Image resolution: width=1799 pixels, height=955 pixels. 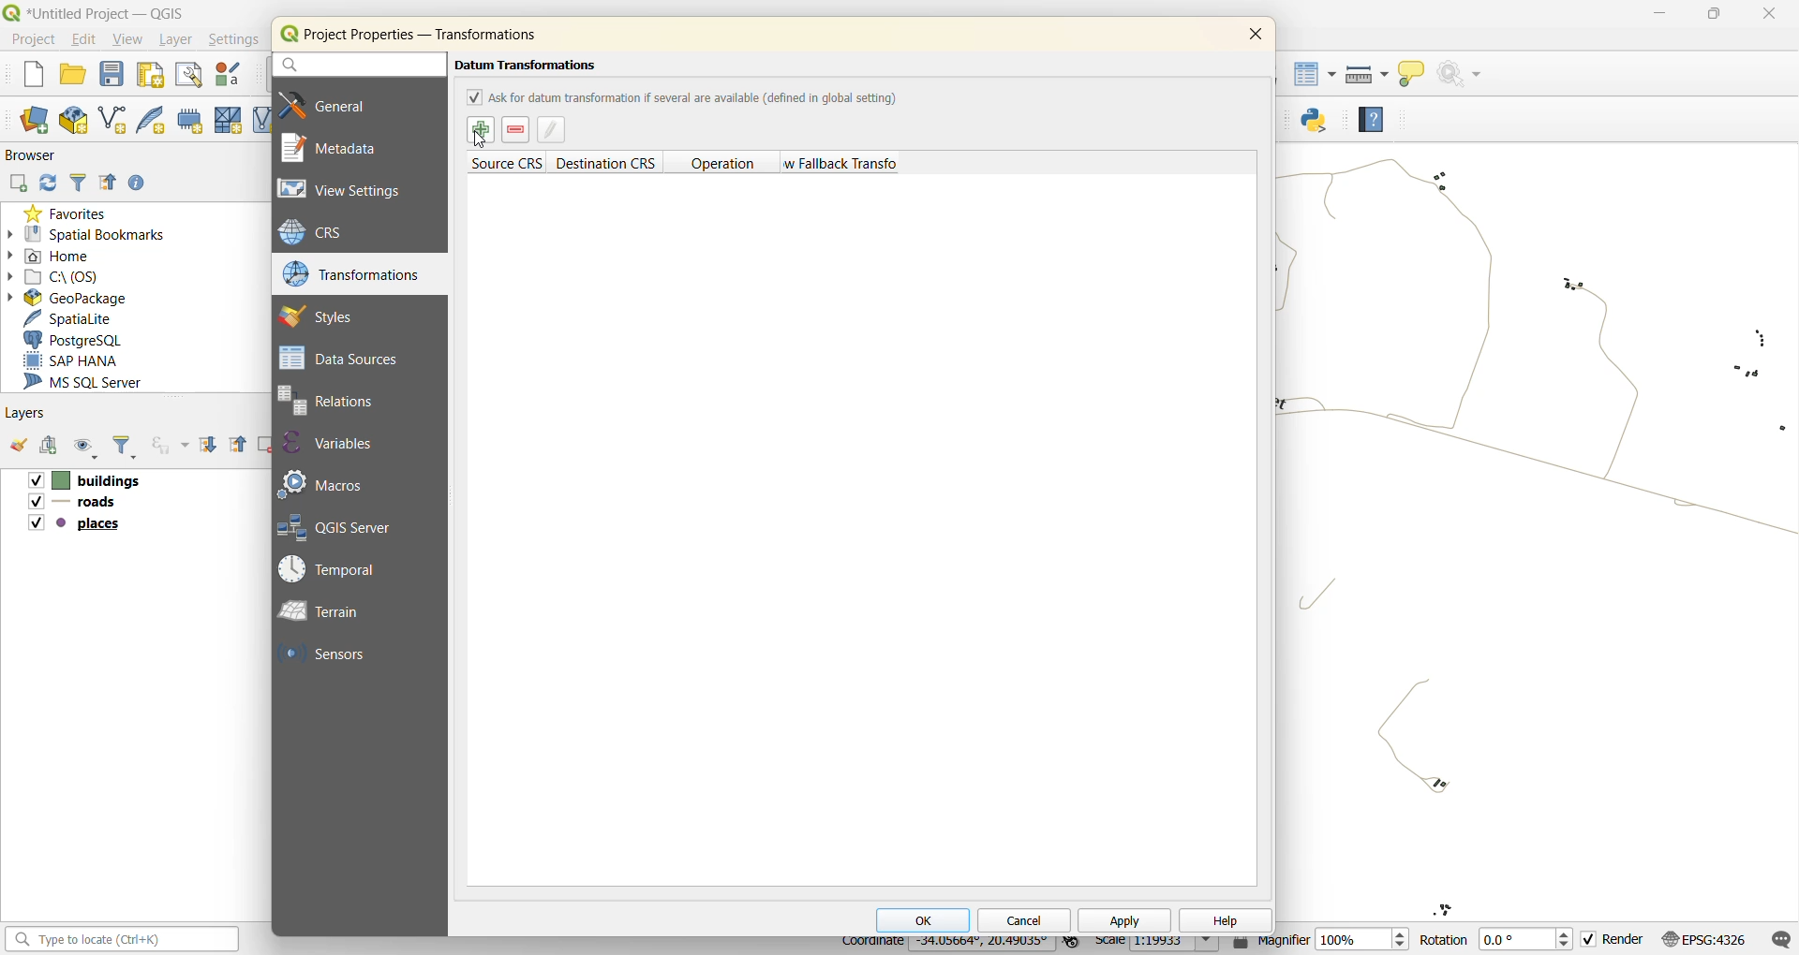 What do you see at coordinates (11, 12) in the screenshot?
I see `logo` at bounding box center [11, 12].